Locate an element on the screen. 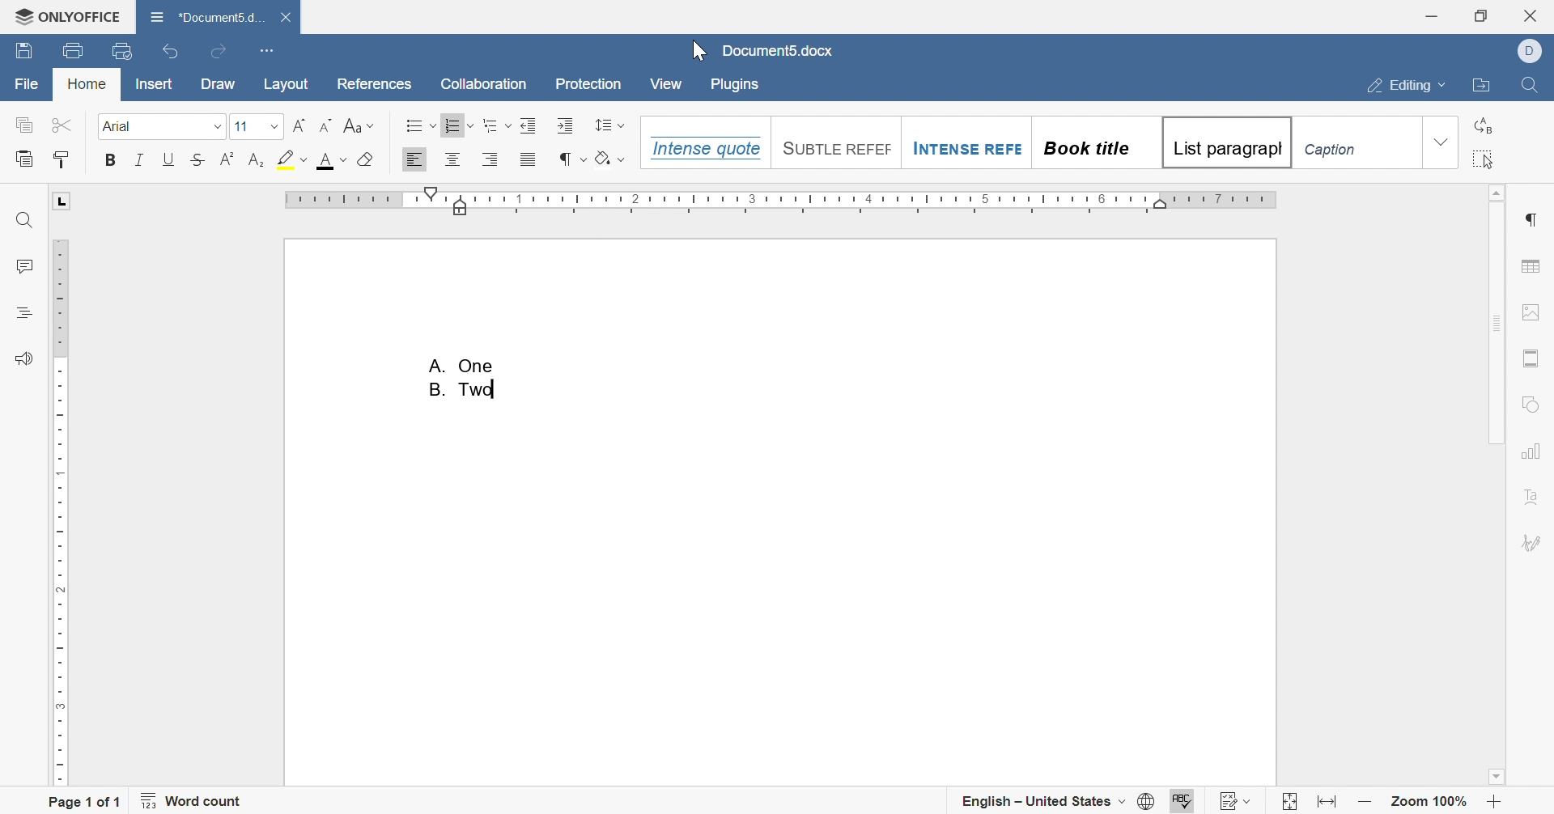 This screenshot has width=1554, height=814. Decrement font size is located at coordinates (325, 125).